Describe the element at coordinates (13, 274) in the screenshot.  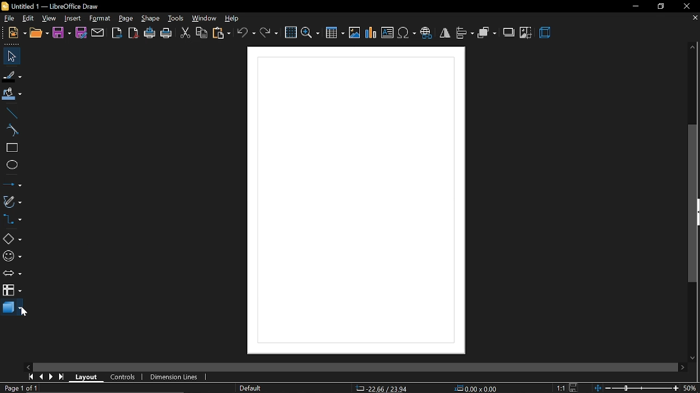
I see `arrows` at that location.